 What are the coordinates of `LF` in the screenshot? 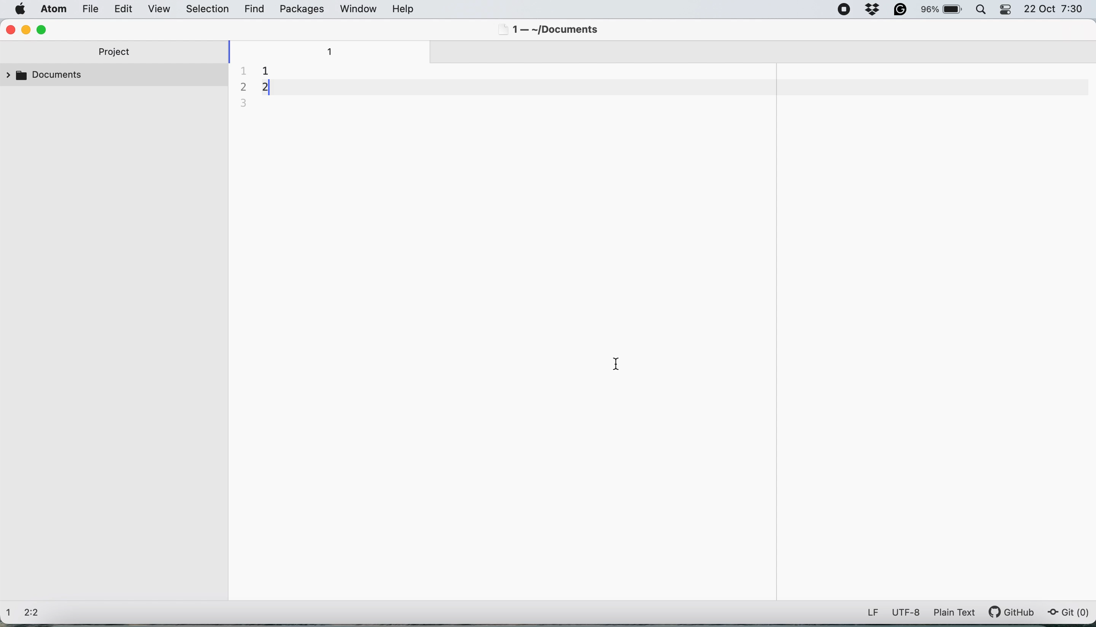 It's located at (873, 613).